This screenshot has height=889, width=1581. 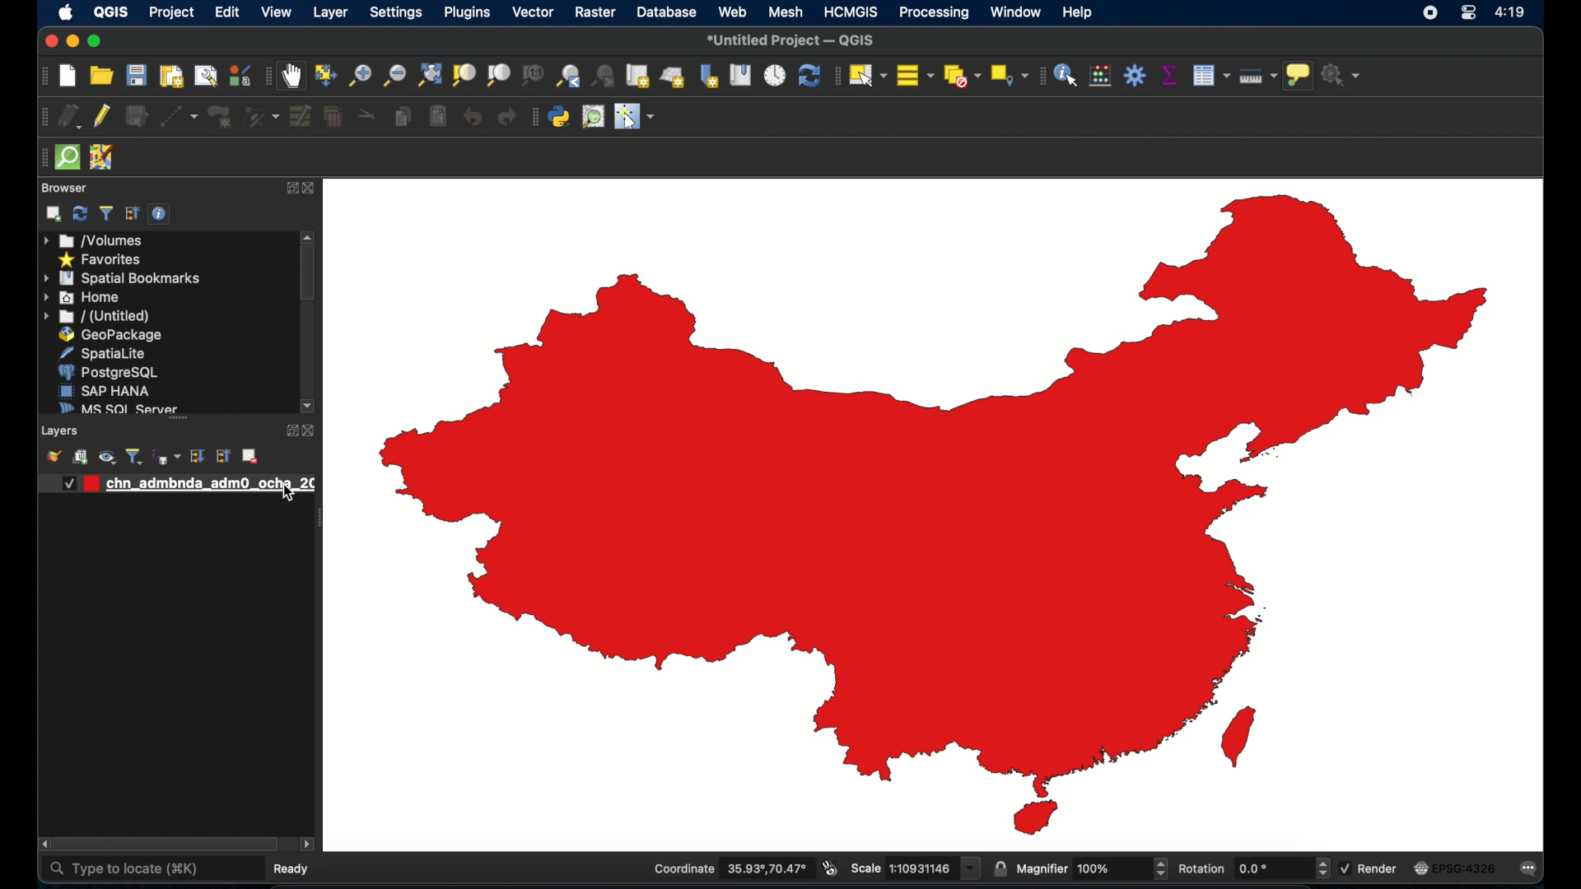 What do you see at coordinates (41, 845) in the screenshot?
I see `scroll right` at bounding box center [41, 845].